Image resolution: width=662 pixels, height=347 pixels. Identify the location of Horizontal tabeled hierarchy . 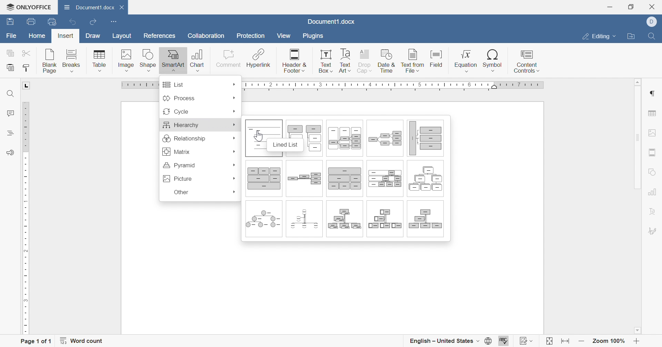
(342, 140).